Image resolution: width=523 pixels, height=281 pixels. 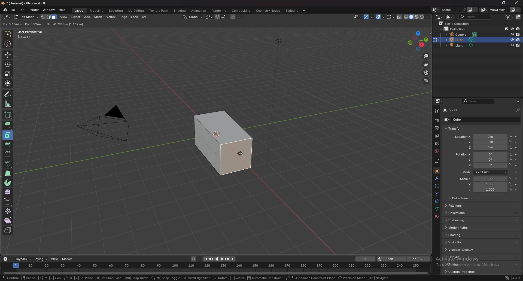 What do you see at coordinates (510, 190) in the screenshot?
I see `lock` at bounding box center [510, 190].